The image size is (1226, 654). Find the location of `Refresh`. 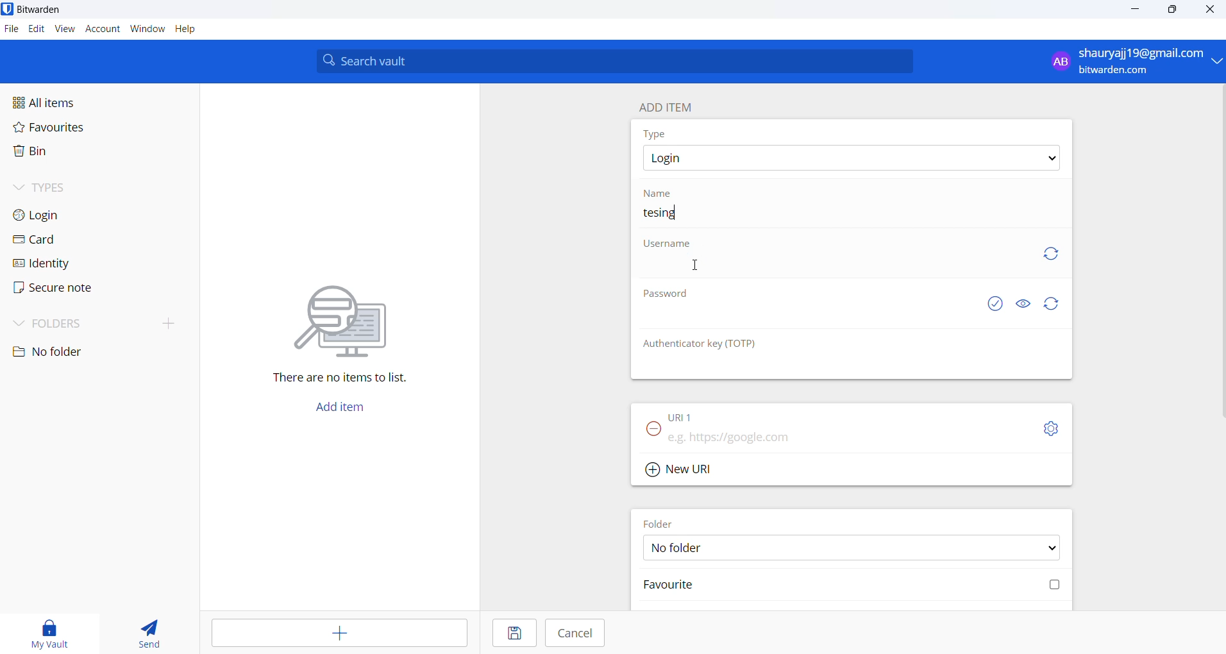

Refresh is located at coordinates (1058, 304).